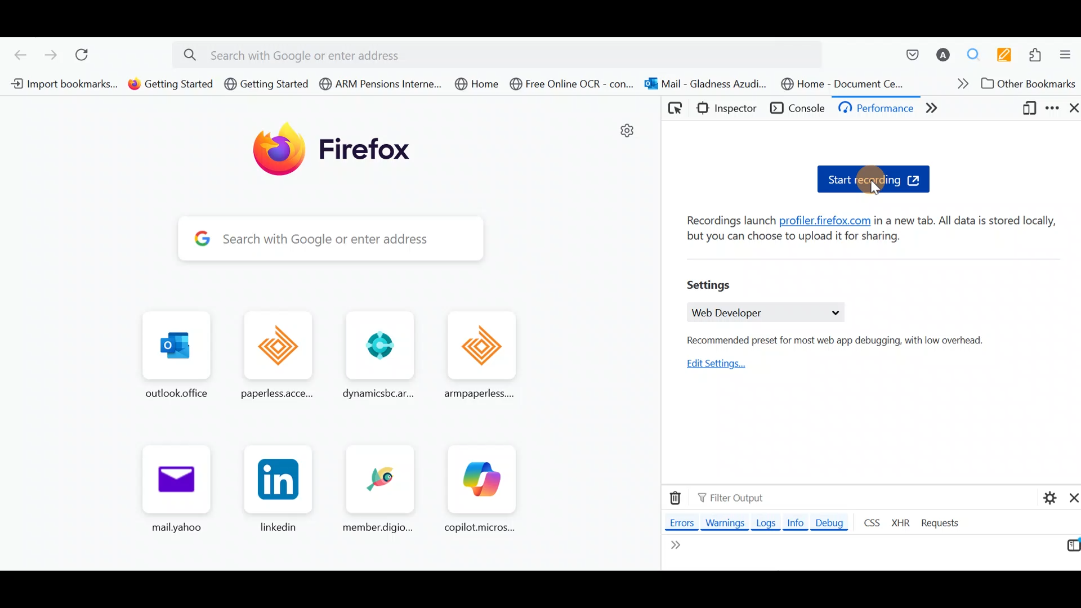 This screenshot has height=608, width=1081. I want to click on Pick an element from the page, so click(674, 108).